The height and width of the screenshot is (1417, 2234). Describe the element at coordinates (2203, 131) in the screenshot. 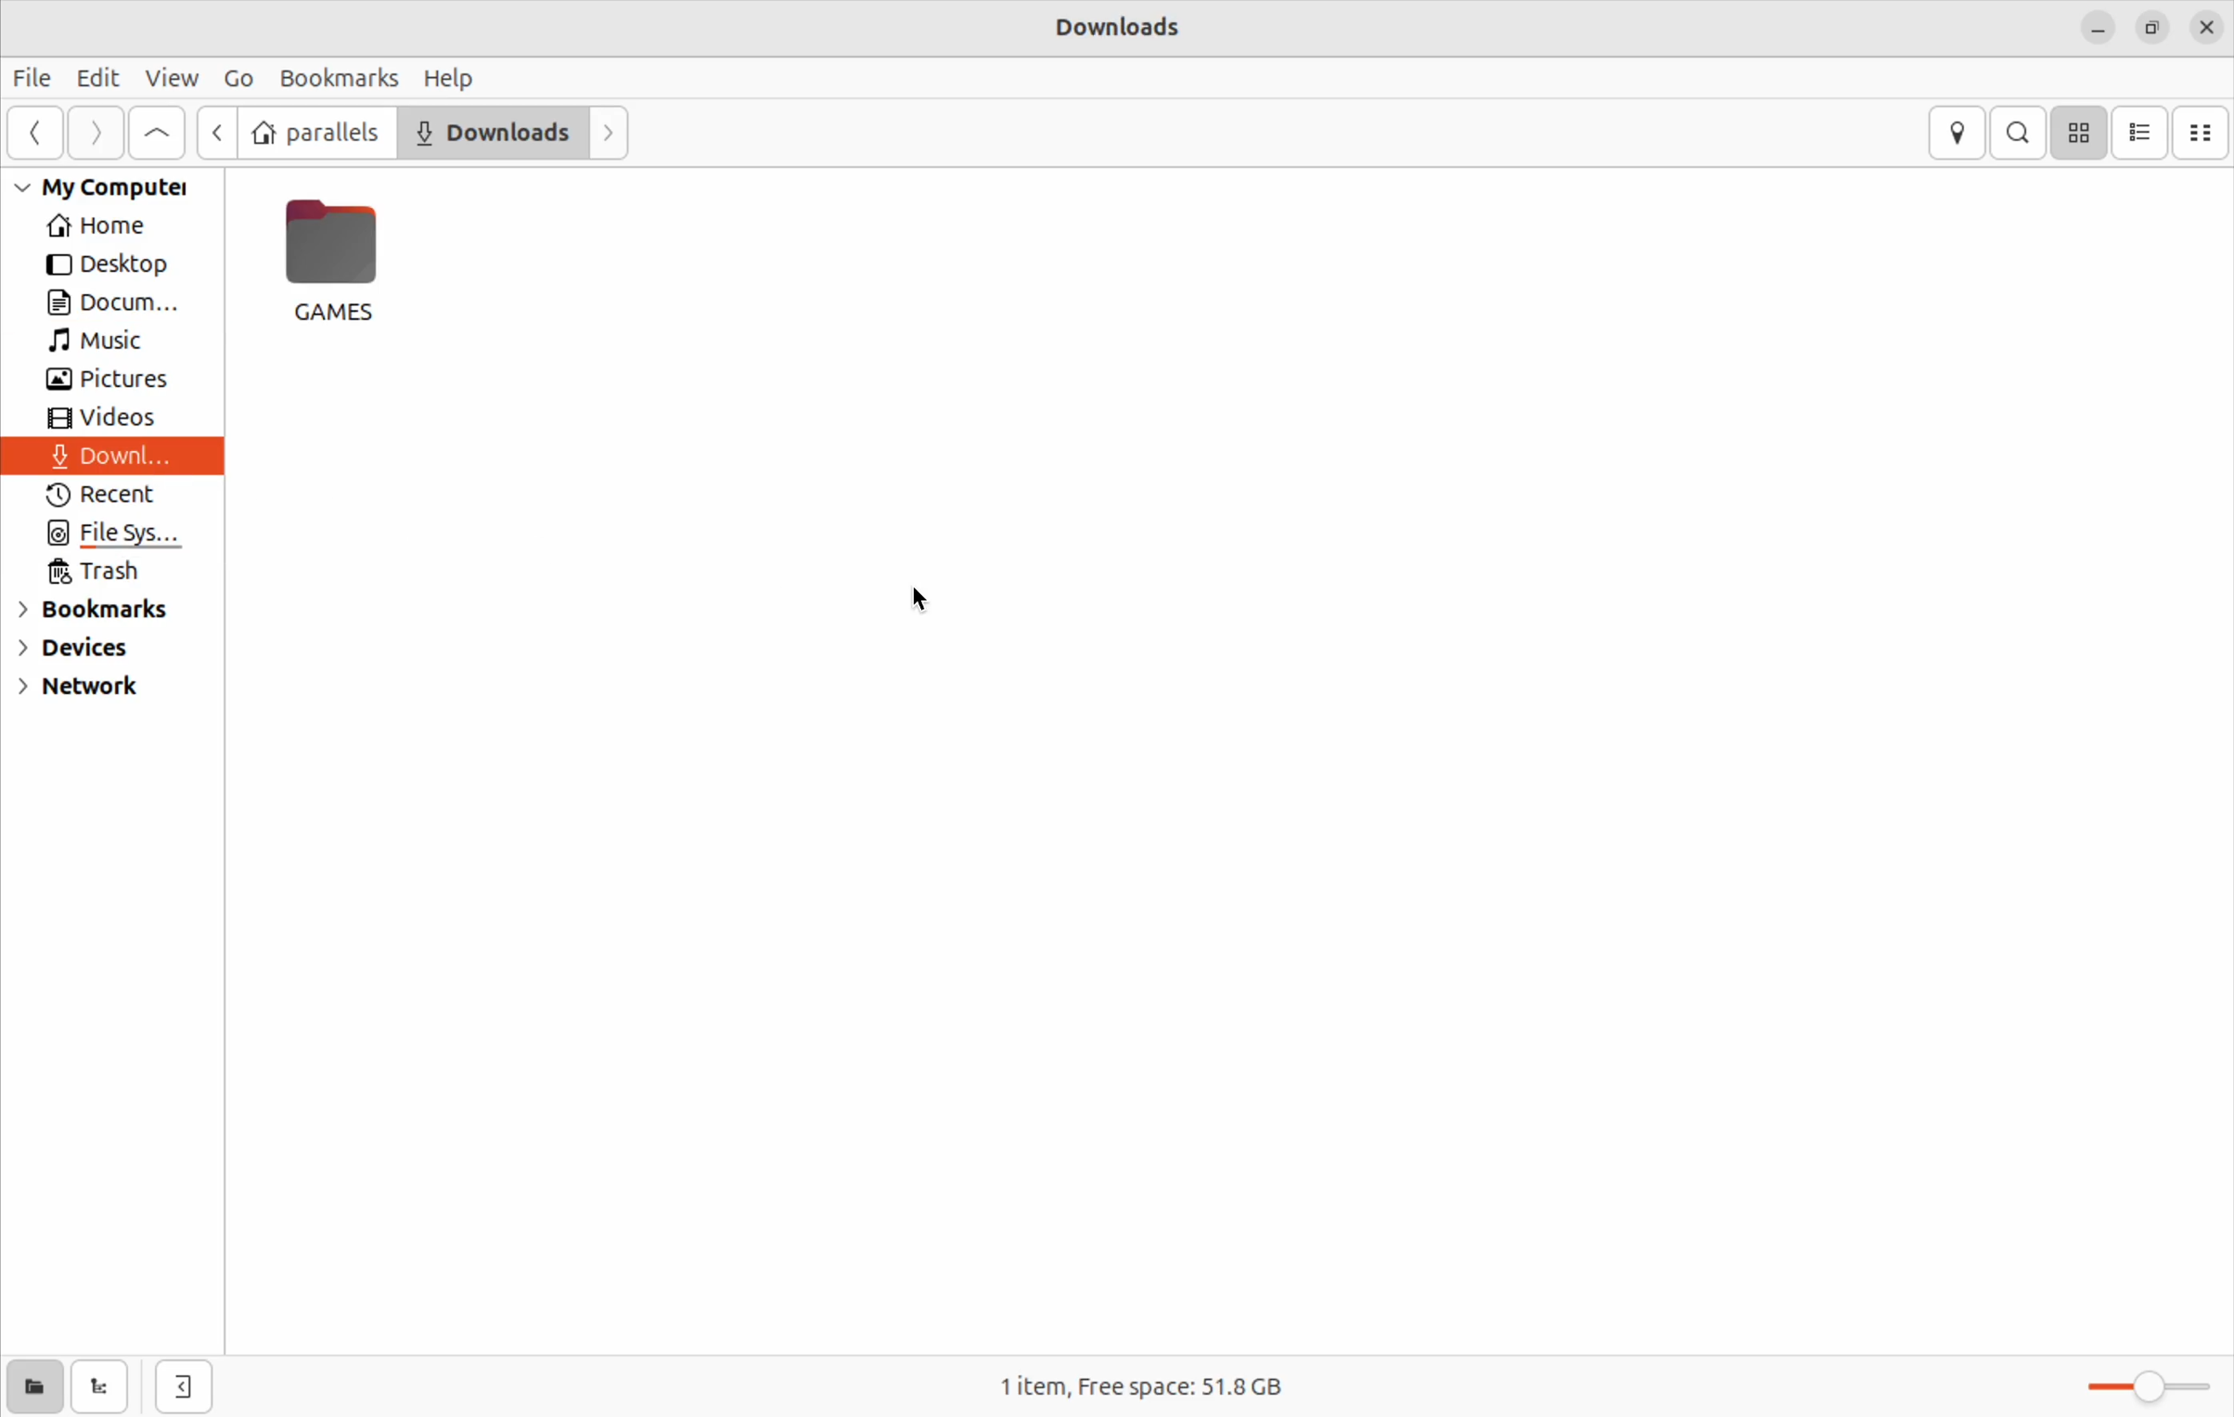

I see `compact view` at that location.